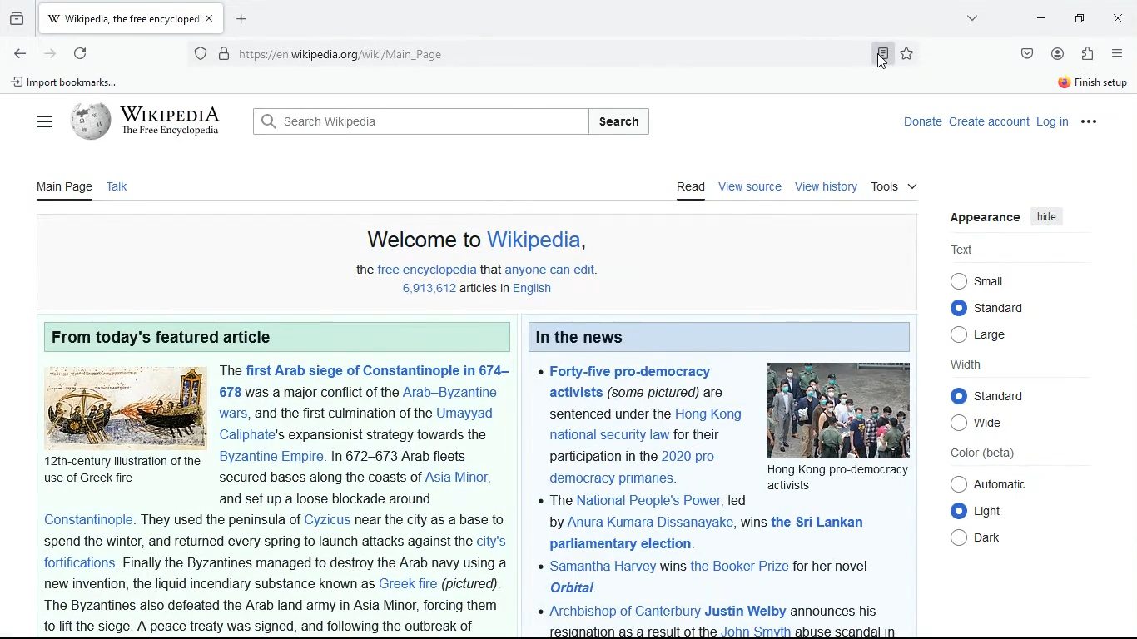  Describe the element at coordinates (458, 120) in the screenshot. I see `donate` at that location.